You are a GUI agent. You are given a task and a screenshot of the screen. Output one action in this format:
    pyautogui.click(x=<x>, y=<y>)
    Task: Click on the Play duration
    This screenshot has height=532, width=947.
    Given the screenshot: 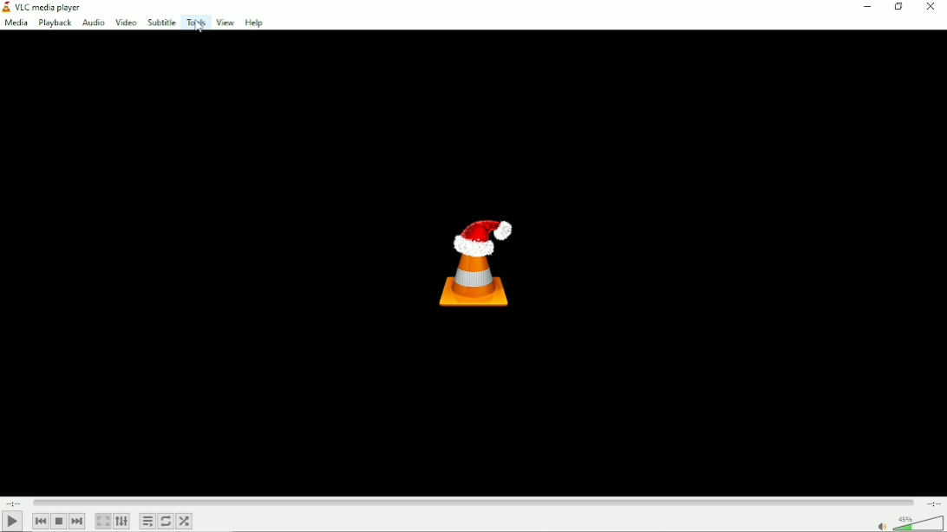 What is the action you would take?
    pyautogui.click(x=473, y=501)
    